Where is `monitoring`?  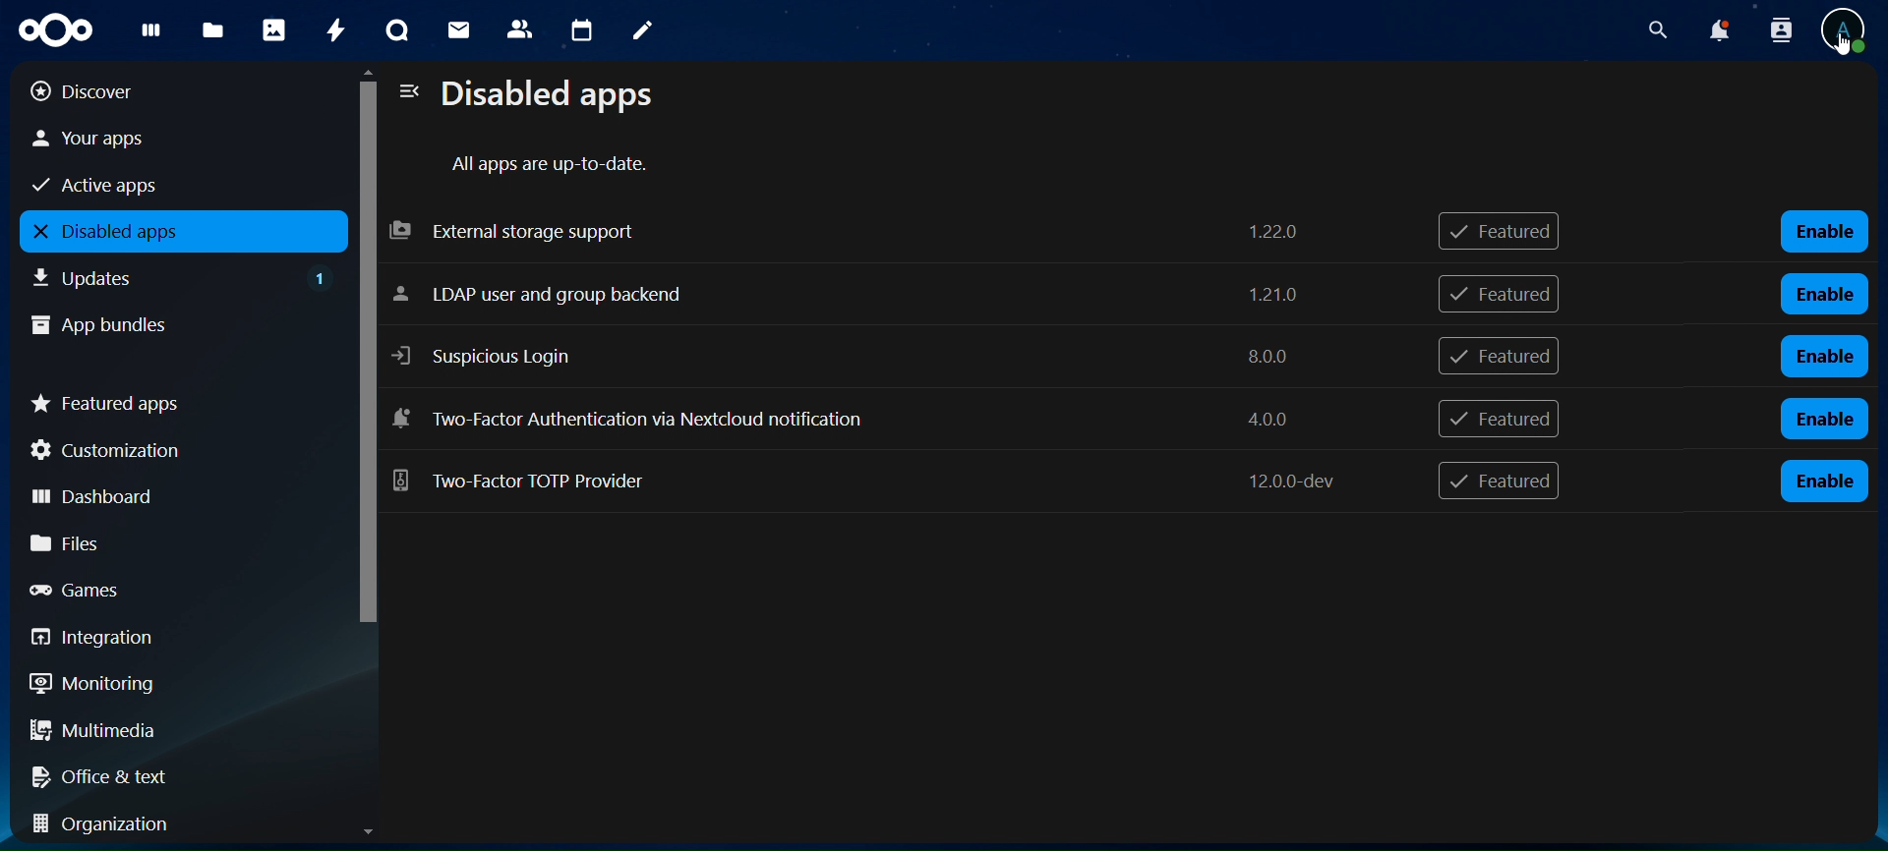 monitoring is located at coordinates (165, 683).